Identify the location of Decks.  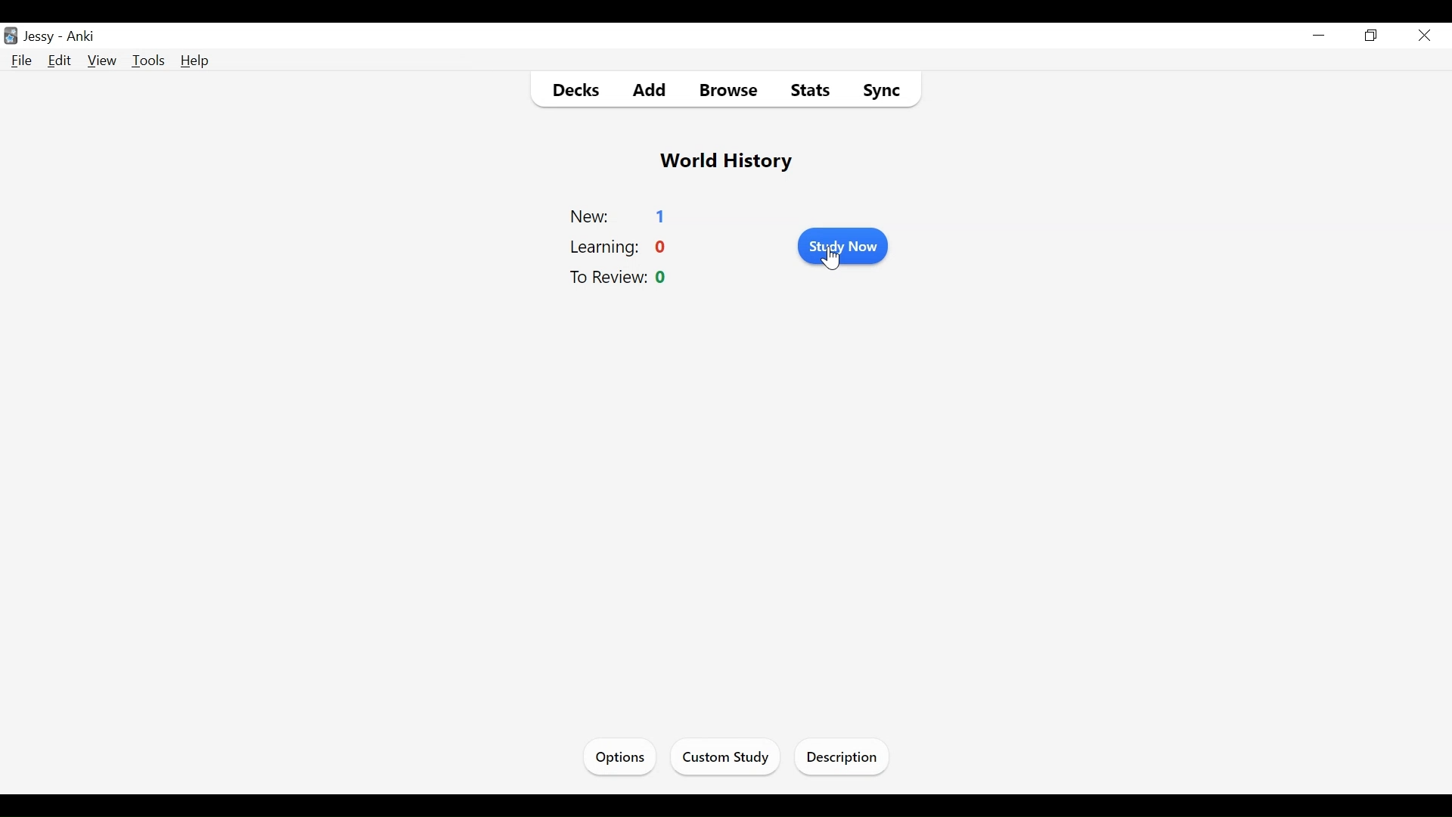
(569, 89).